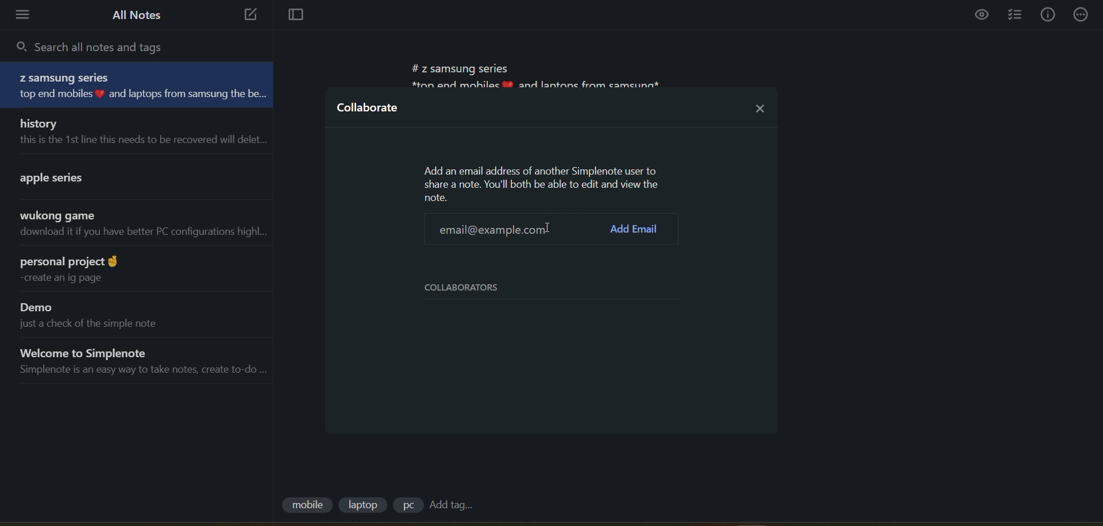 Image resolution: width=1103 pixels, height=526 pixels. Describe the element at coordinates (761, 105) in the screenshot. I see `close` at that location.